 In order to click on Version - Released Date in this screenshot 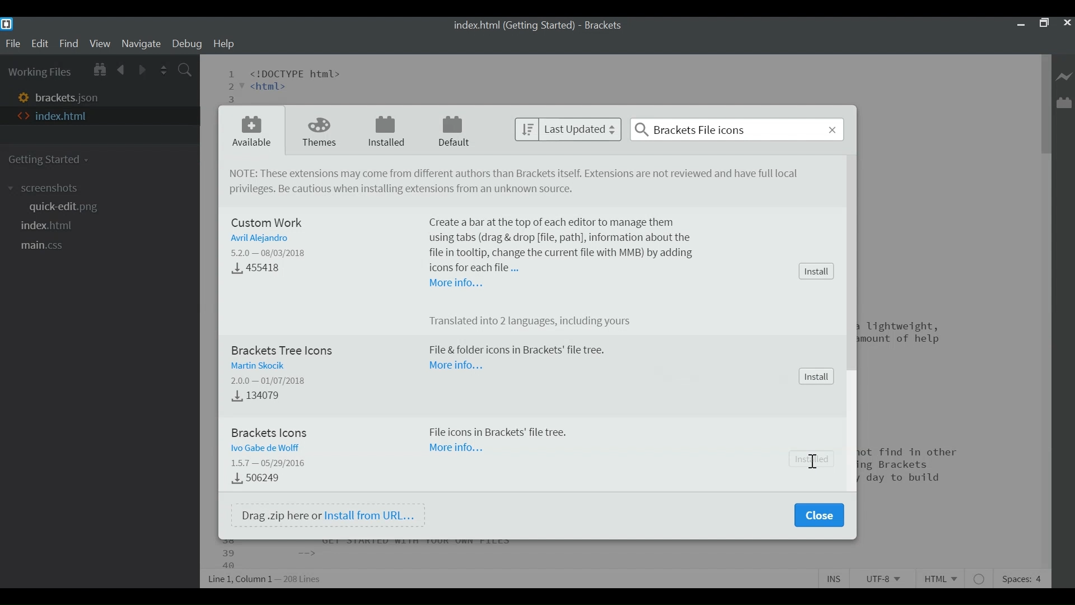, I will do `click(271, 253)`.